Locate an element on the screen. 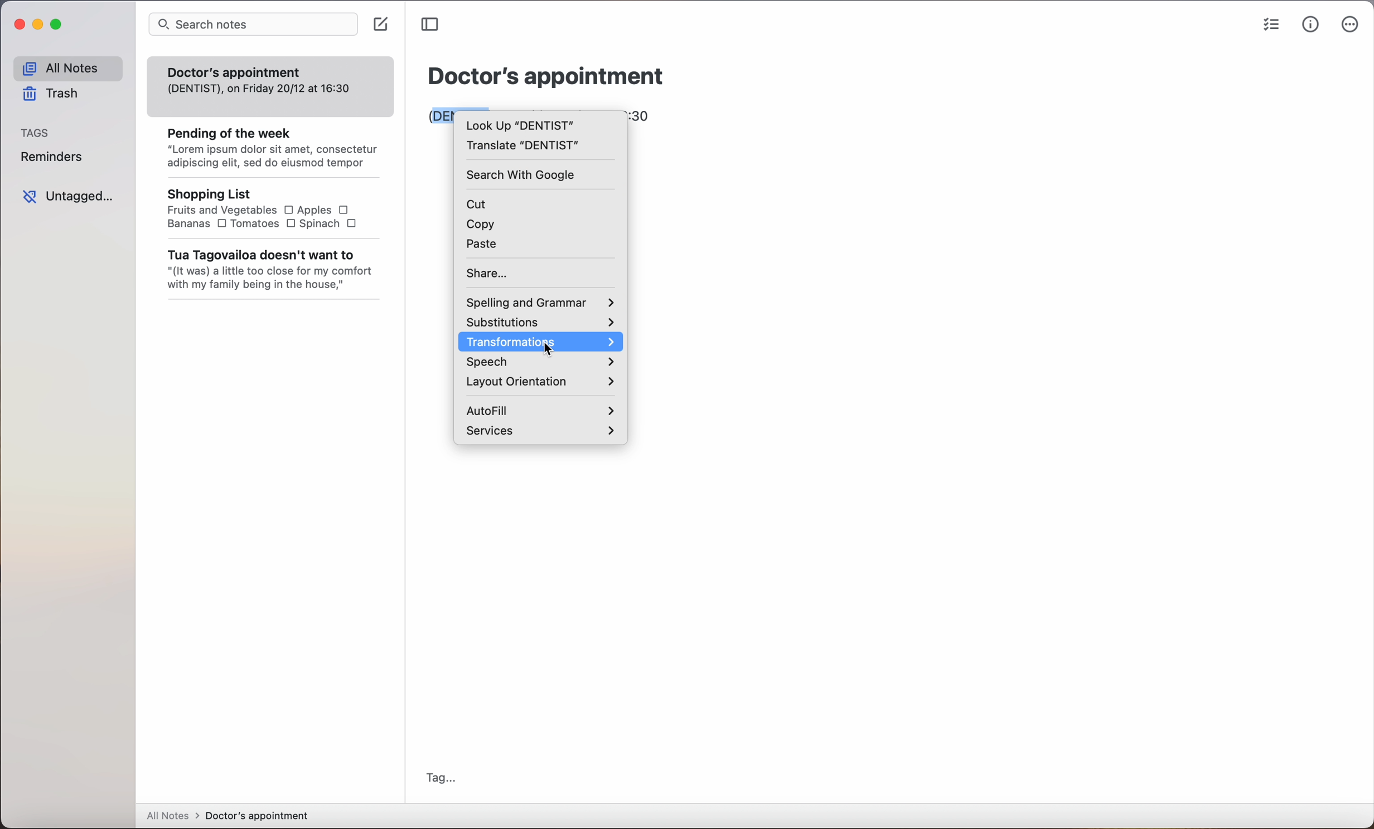 This screenshot has width=1374, height=829. copy is located at coordinates (479, 226).